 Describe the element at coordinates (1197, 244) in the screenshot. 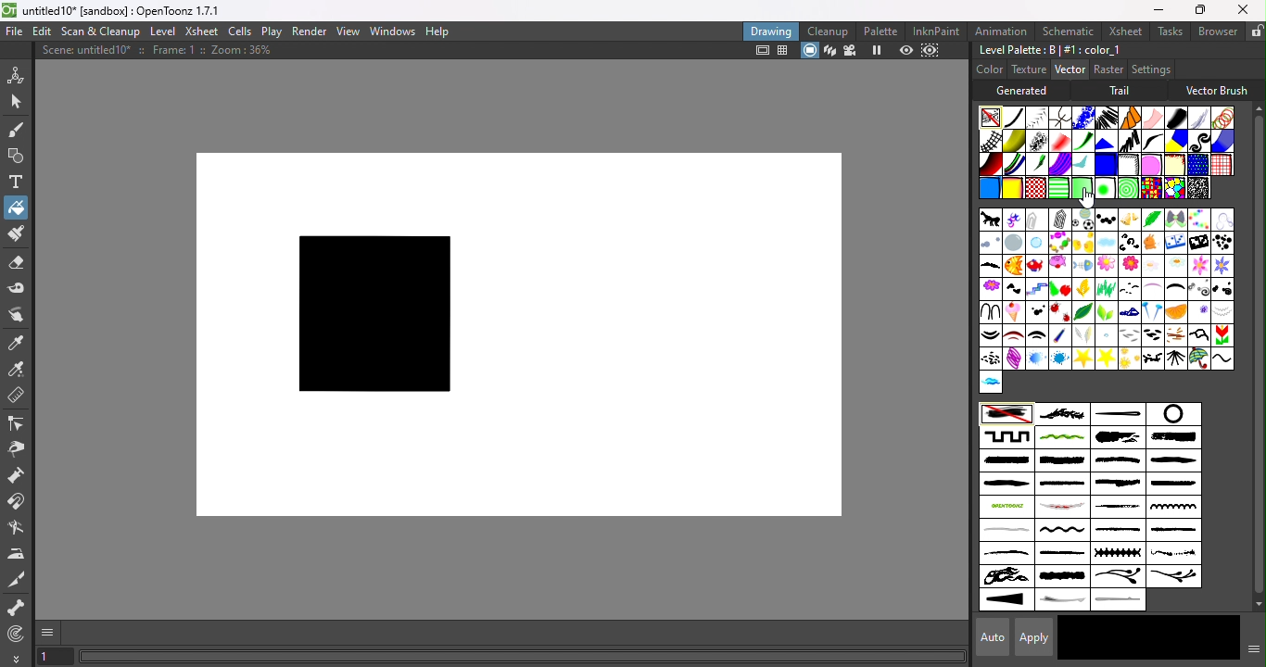

I see `Domino` at that location.